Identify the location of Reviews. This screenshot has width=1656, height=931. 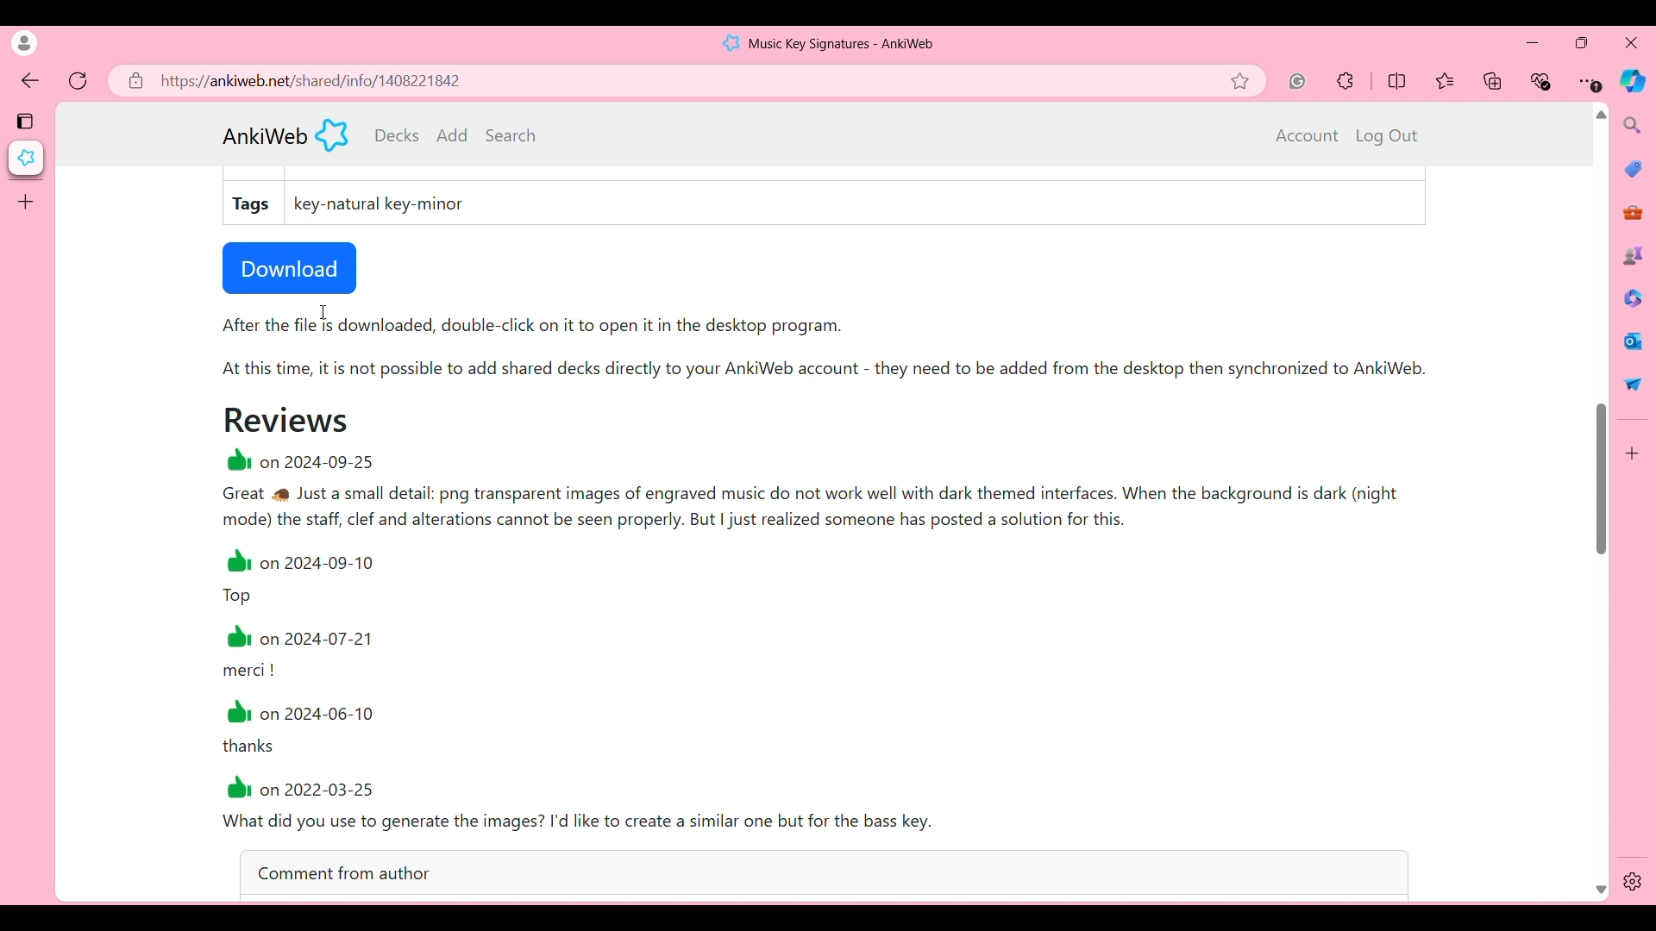
(286, 419).